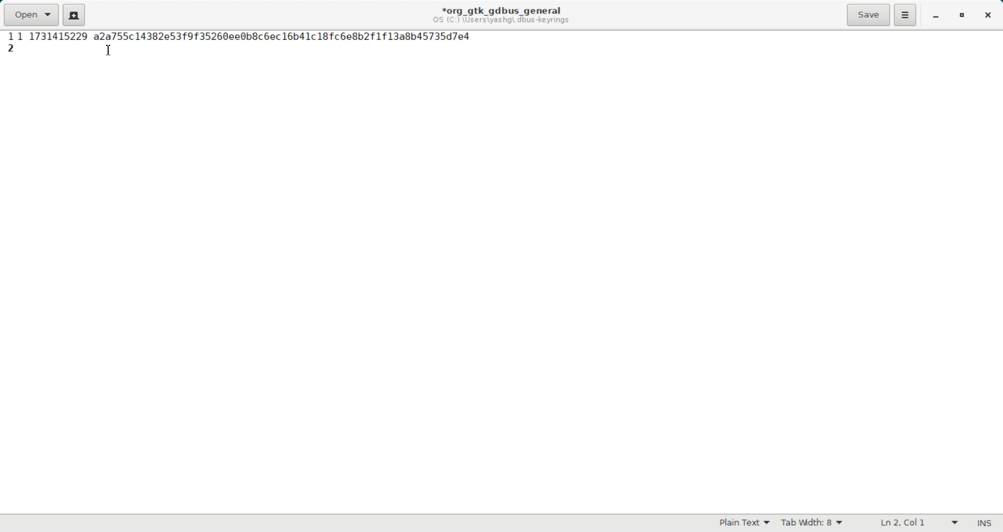 The width and height of the screenshot is (1003, 532). Describe the element at coordinates (74, 15) in the screenshot. I see `Create a new document` at that location.